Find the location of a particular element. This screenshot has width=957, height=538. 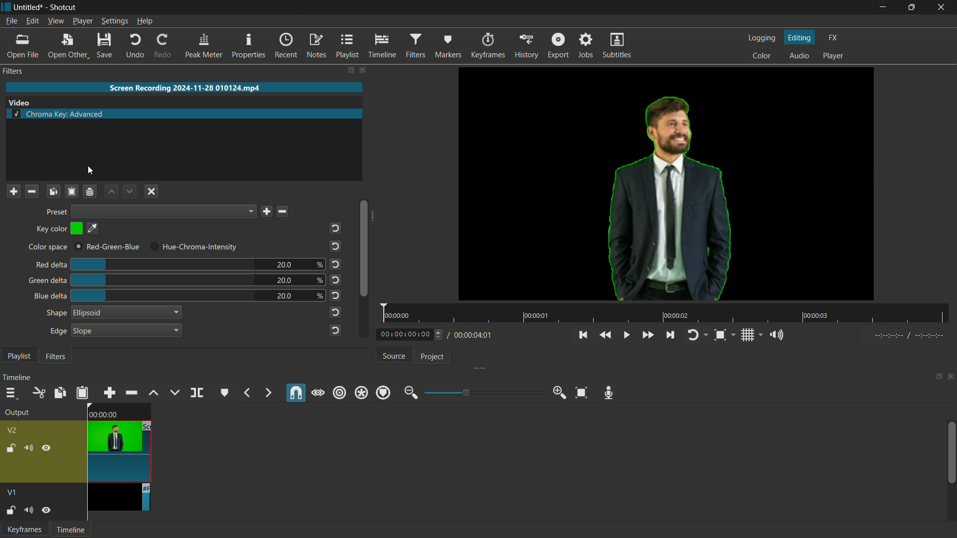

split at playhead is located at coordinates (197, 393).